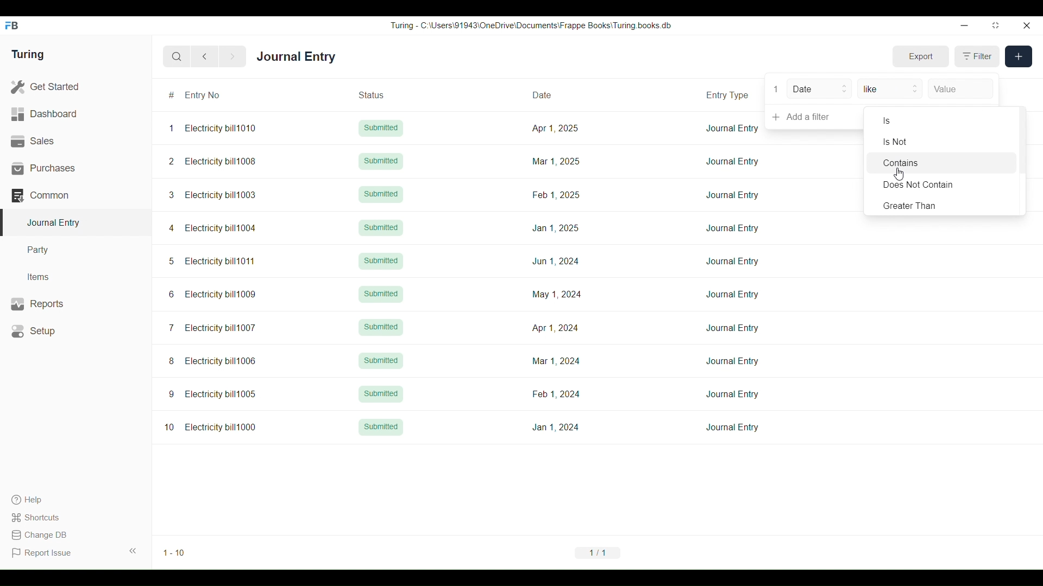 This screenshot has width=1043, height=586. I want to click on Common, so click(76, 195).